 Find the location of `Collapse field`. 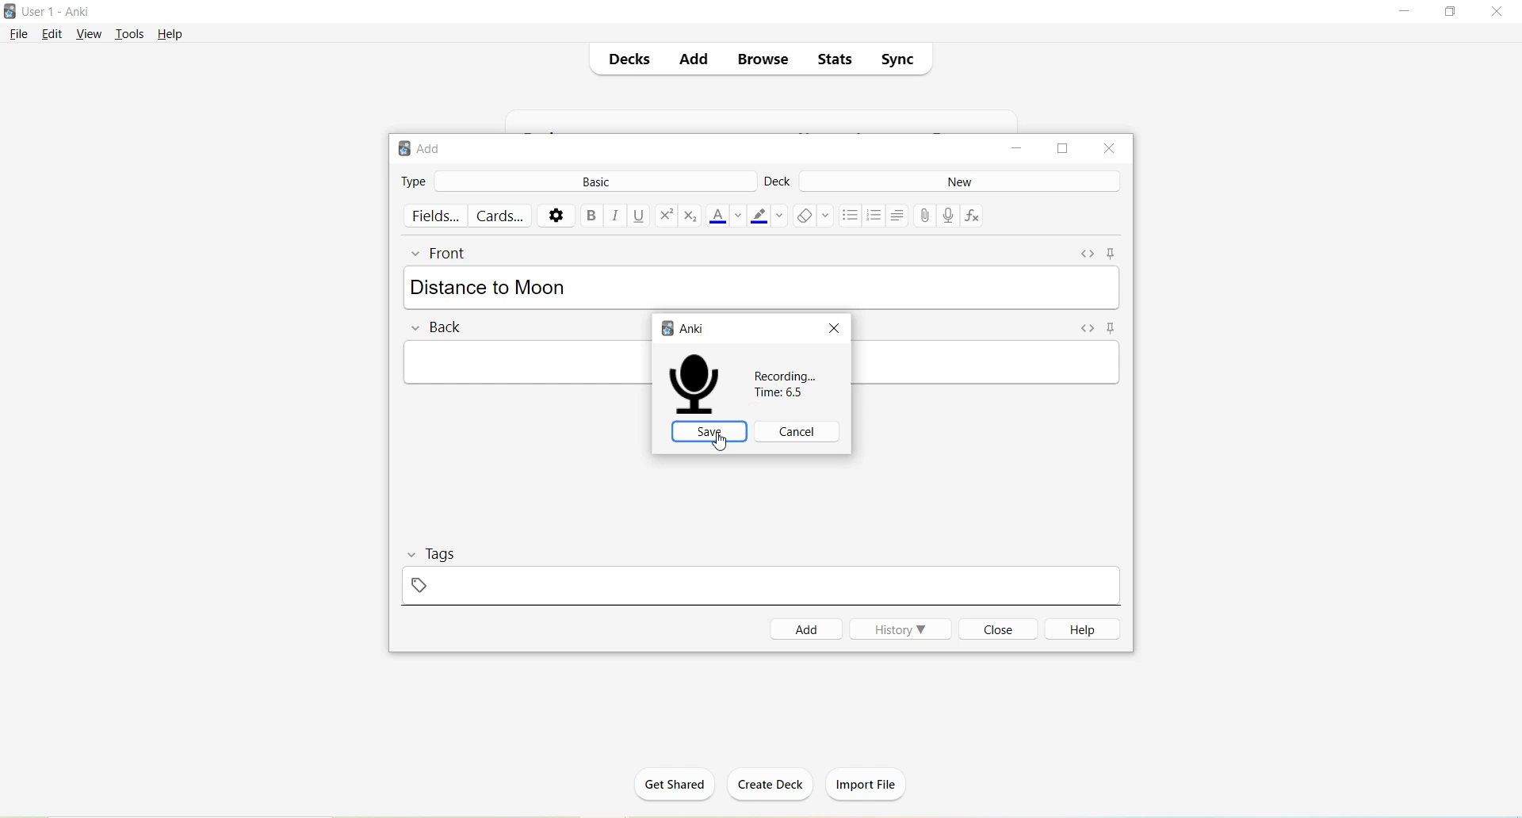

Collapse field is located at coordinates (419, 255).